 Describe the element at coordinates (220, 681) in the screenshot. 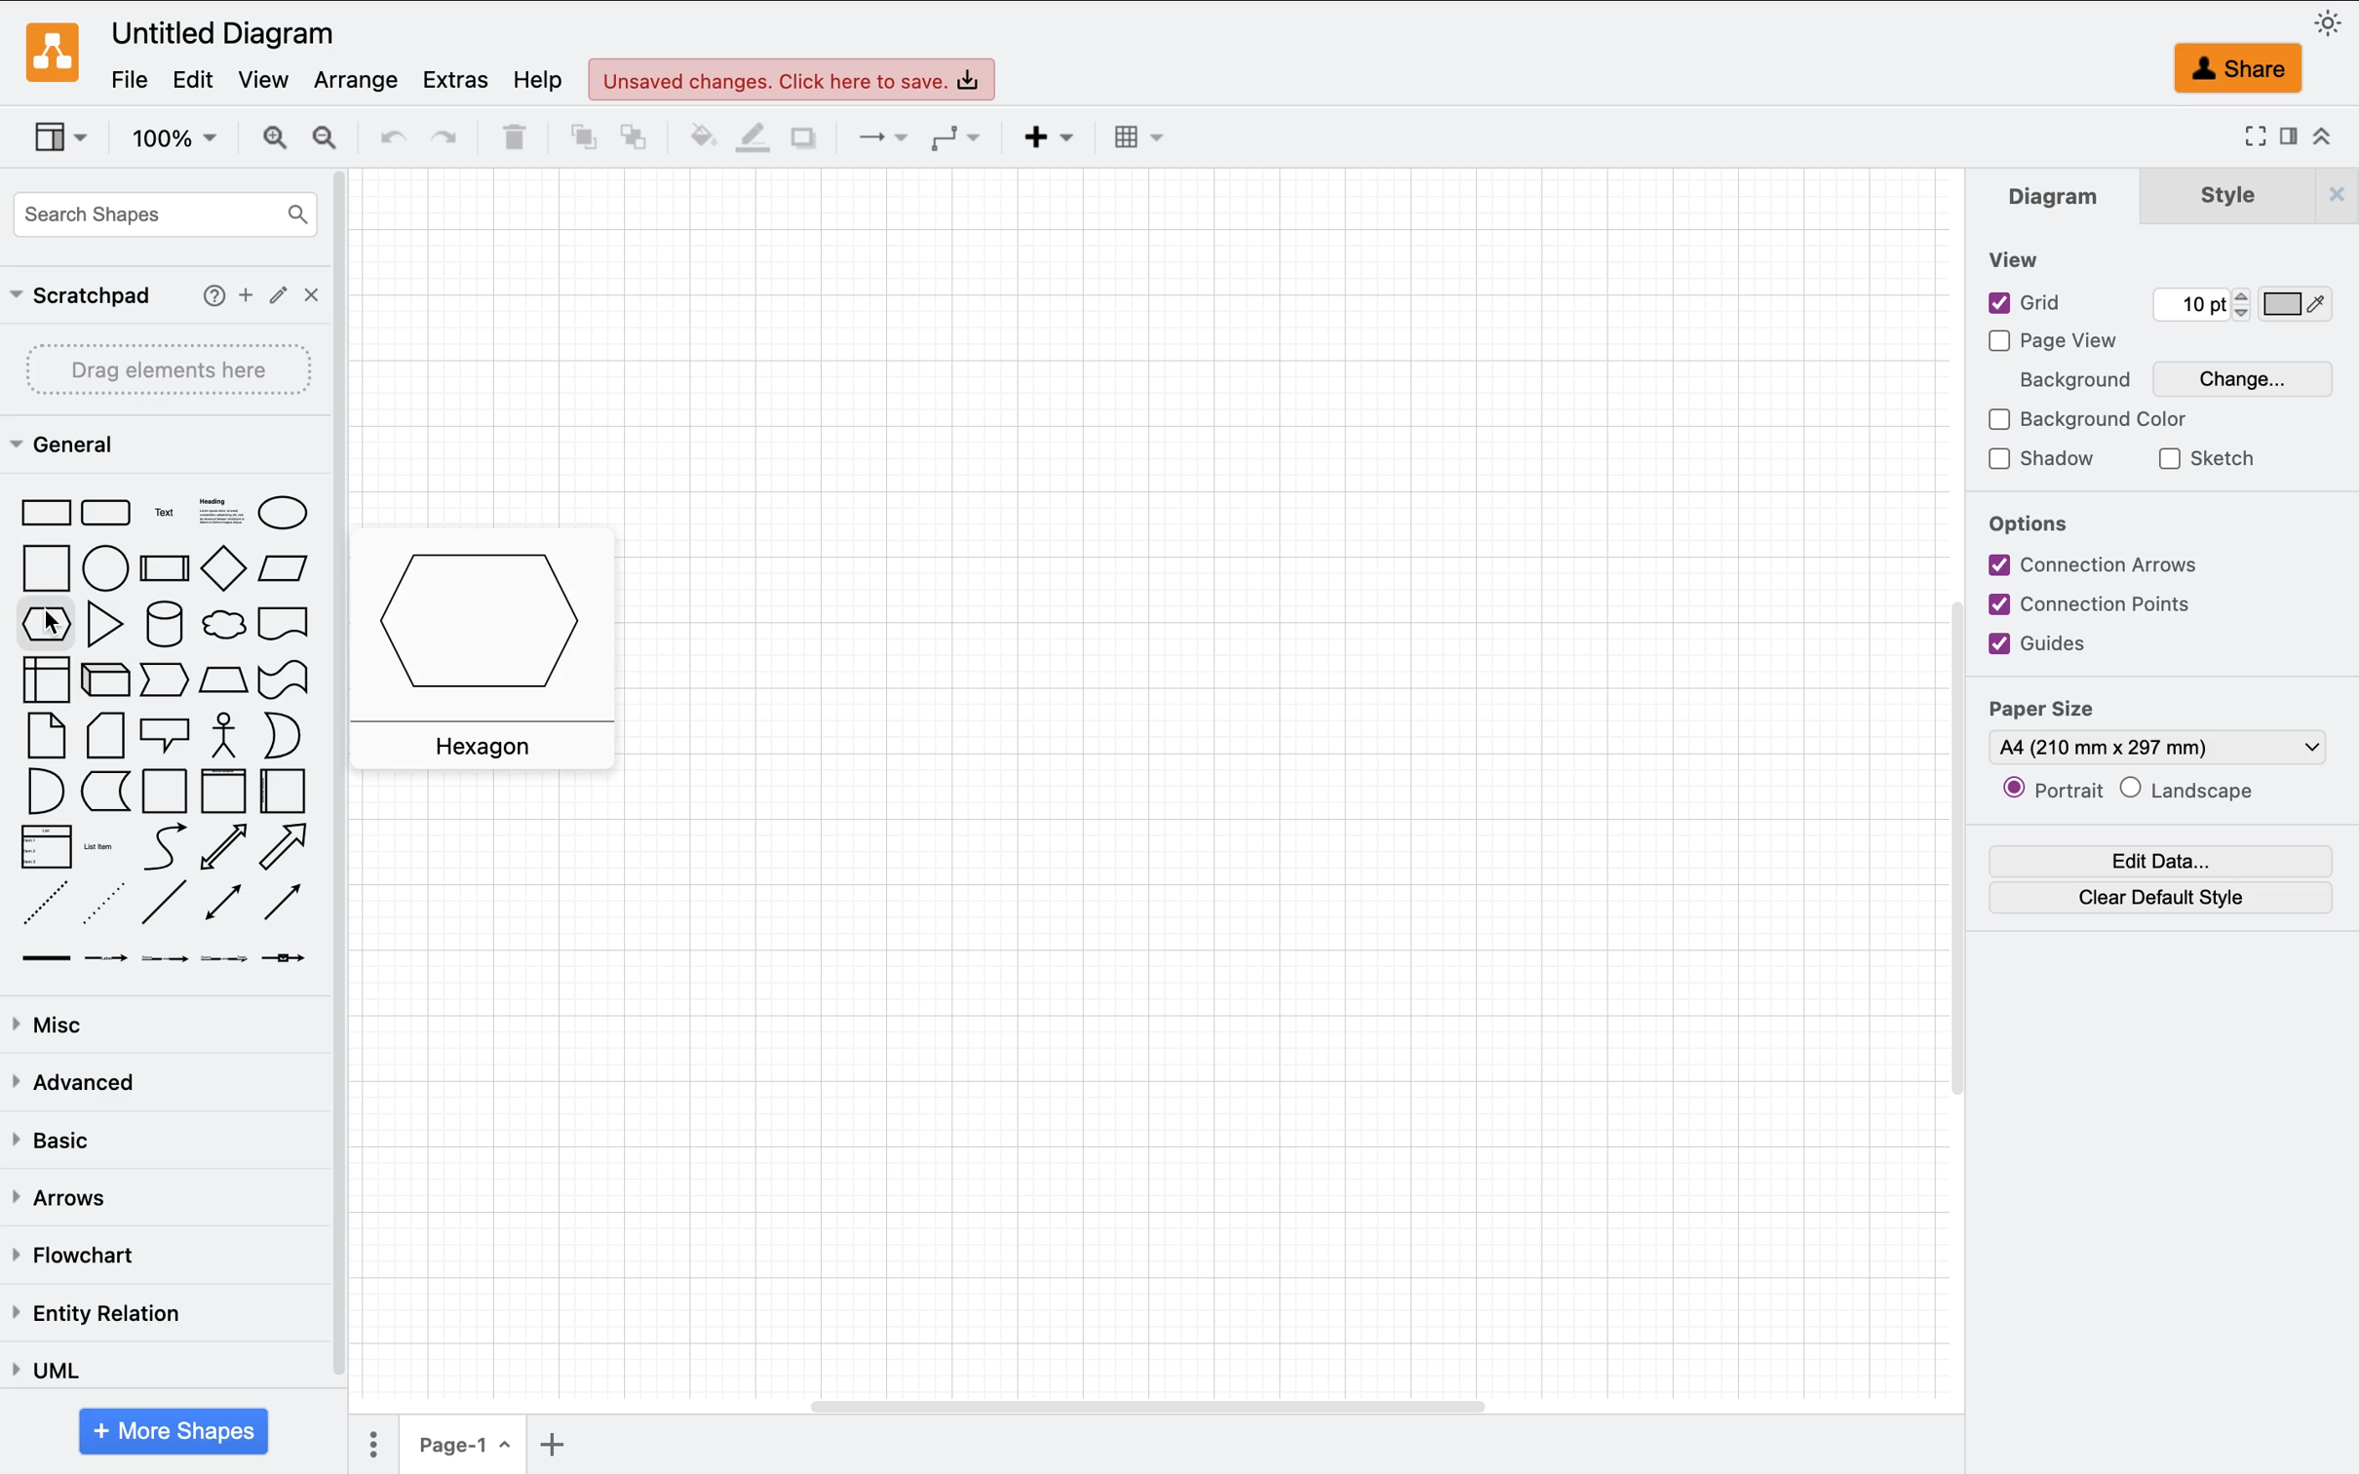

I see `trapezoid` at that location.